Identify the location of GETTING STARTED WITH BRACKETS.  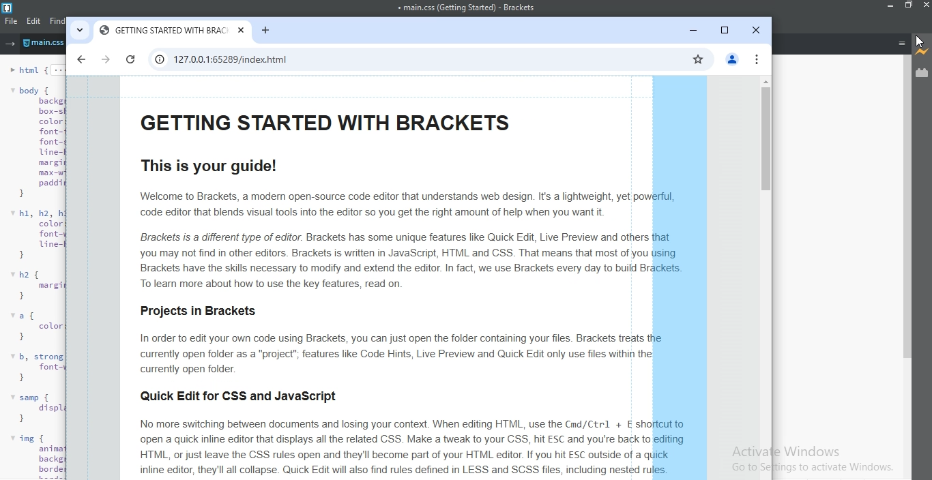
(326, 122).